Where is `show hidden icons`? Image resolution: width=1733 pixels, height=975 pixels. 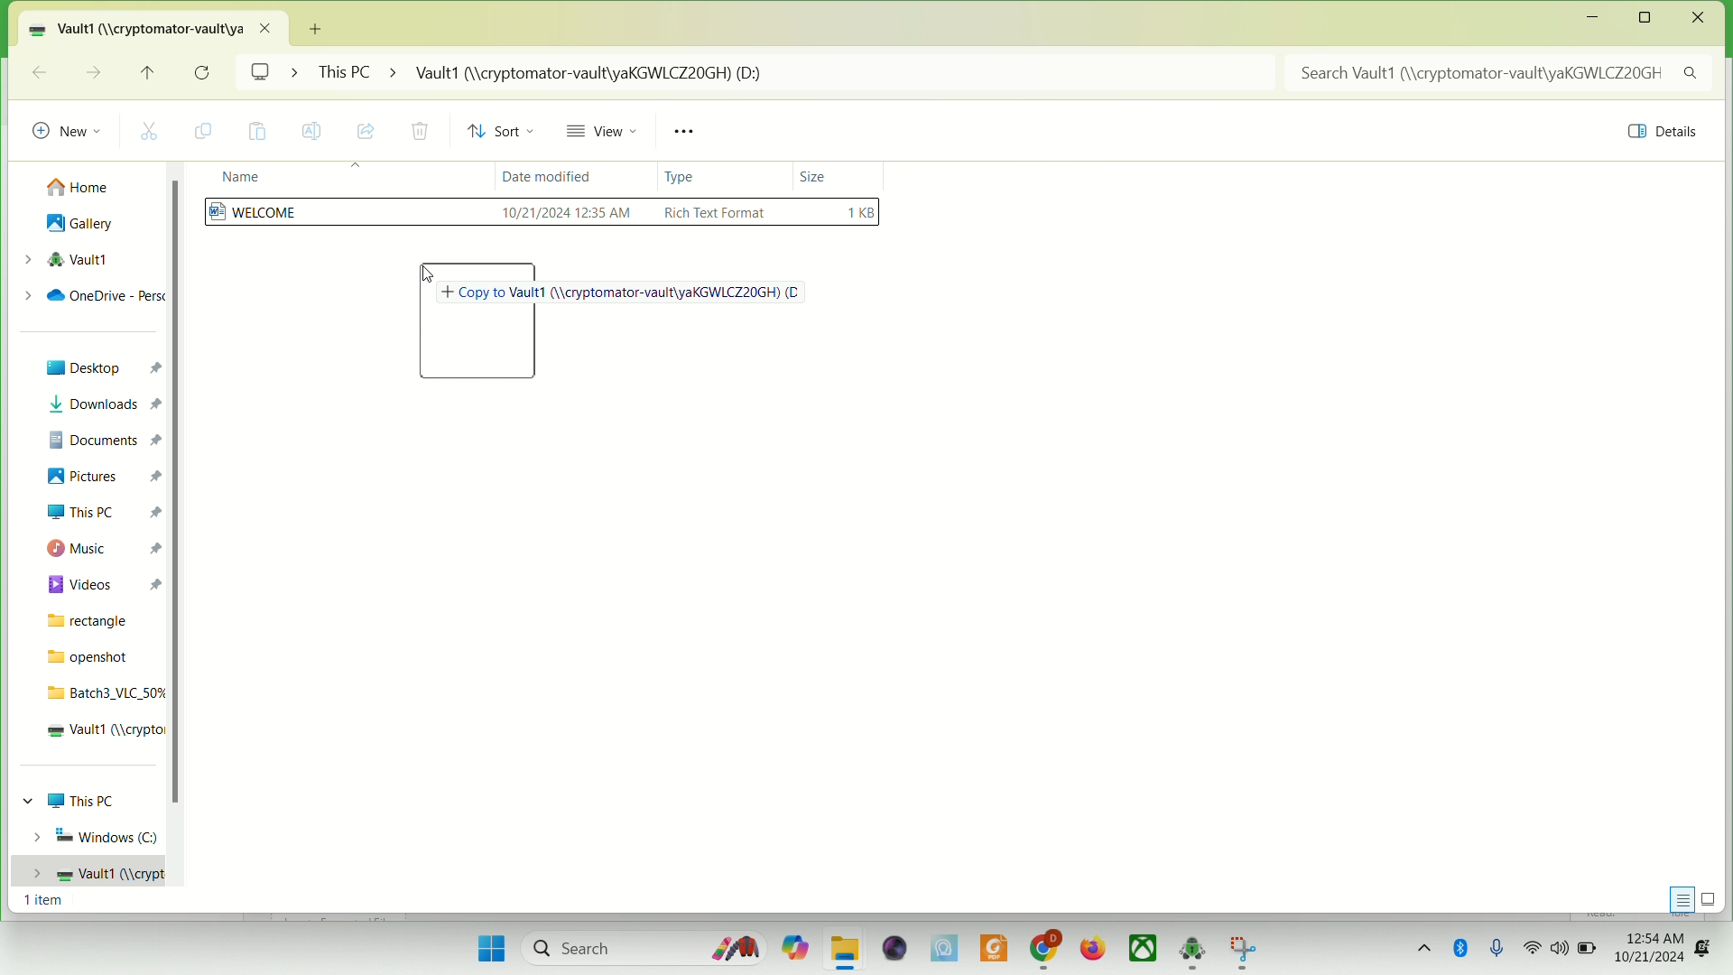
show hidden icons is located at coordinates (1425, 945).